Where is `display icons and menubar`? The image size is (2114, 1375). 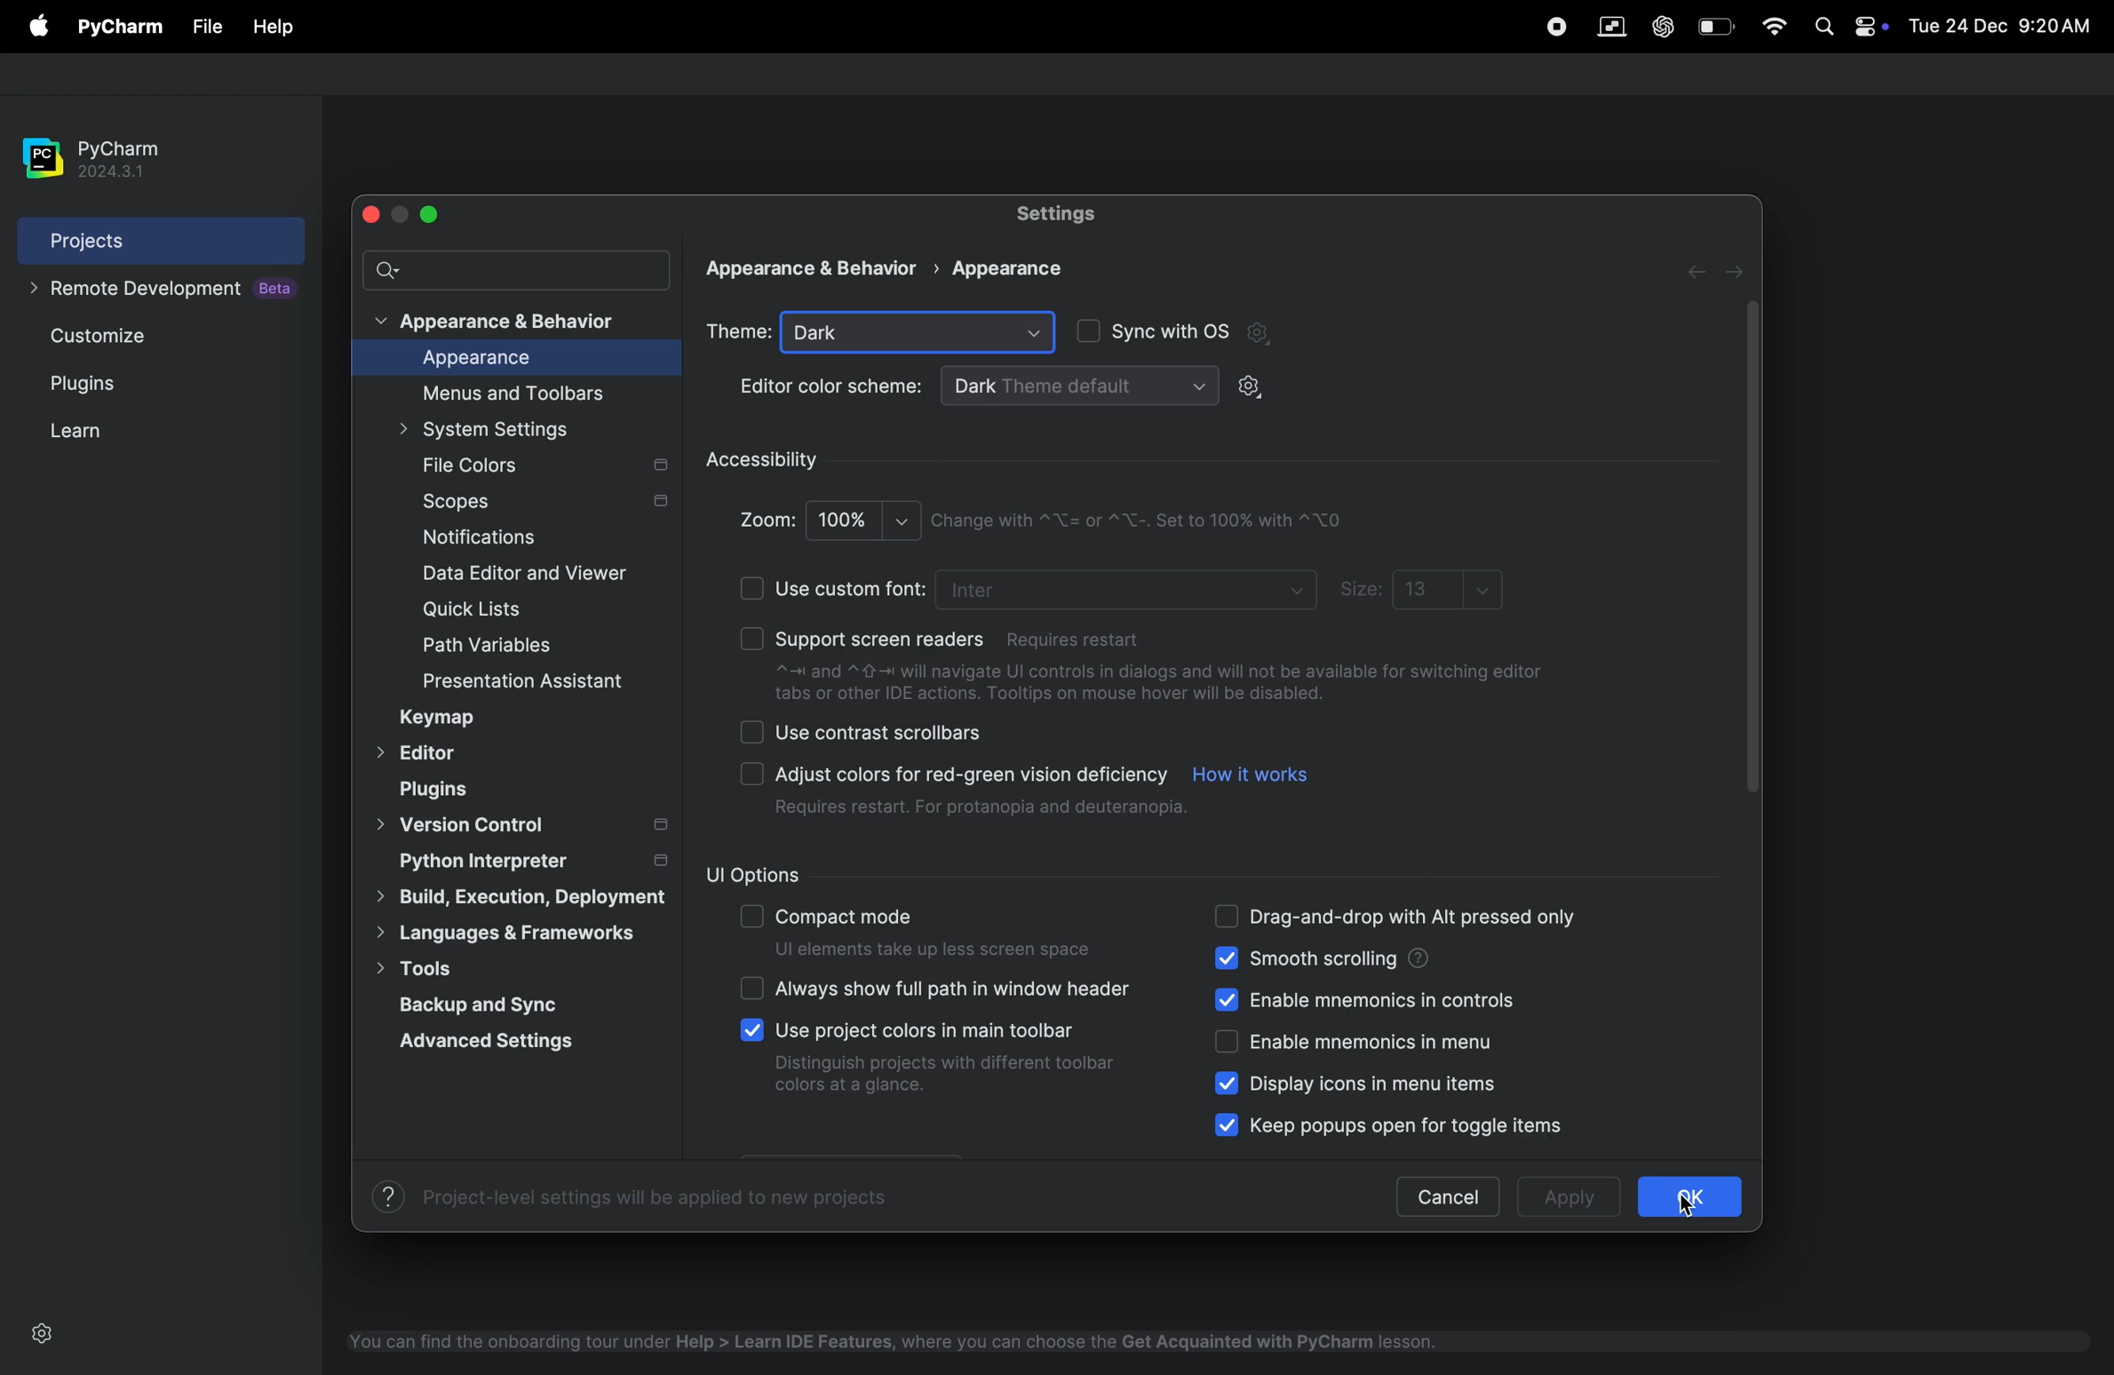 display icons and menubar is located at coordinates (1343, 1084).